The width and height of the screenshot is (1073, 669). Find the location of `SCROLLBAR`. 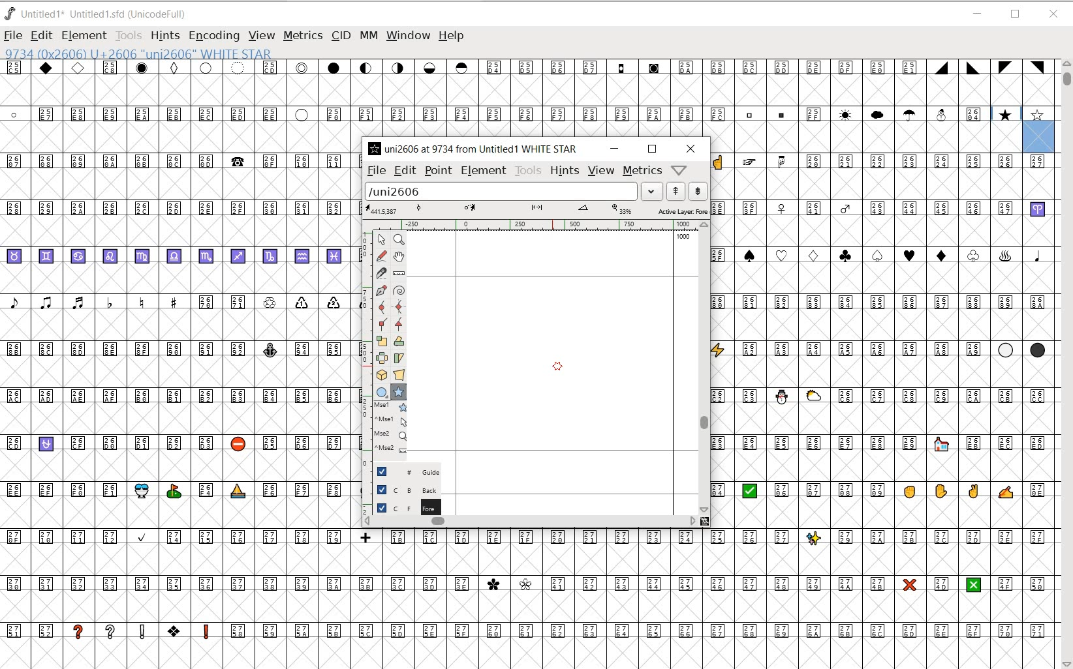

SCROLLBAR is located at coordinates (535, 522).